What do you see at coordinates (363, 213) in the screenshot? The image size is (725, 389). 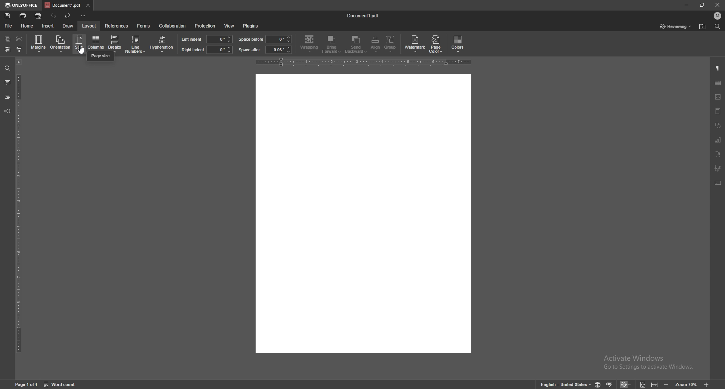 I see `document` at bounding box center [363, 213].